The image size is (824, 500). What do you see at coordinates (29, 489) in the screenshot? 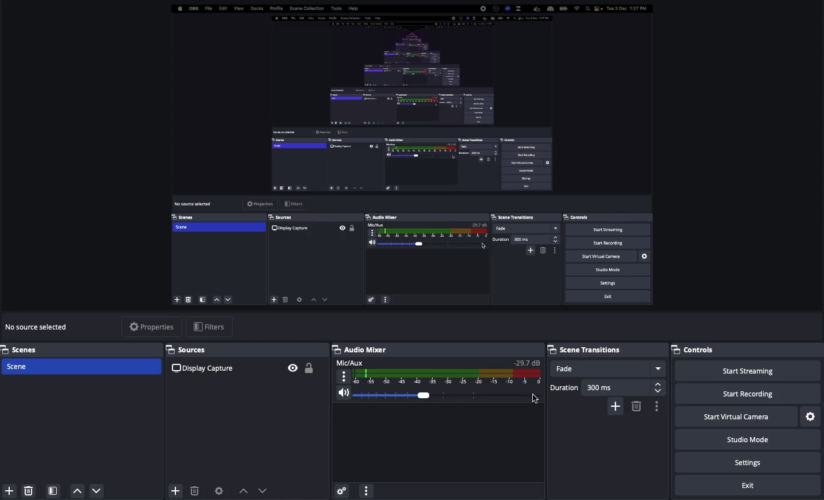
I see `Delete` at bounding box center [29, 489].